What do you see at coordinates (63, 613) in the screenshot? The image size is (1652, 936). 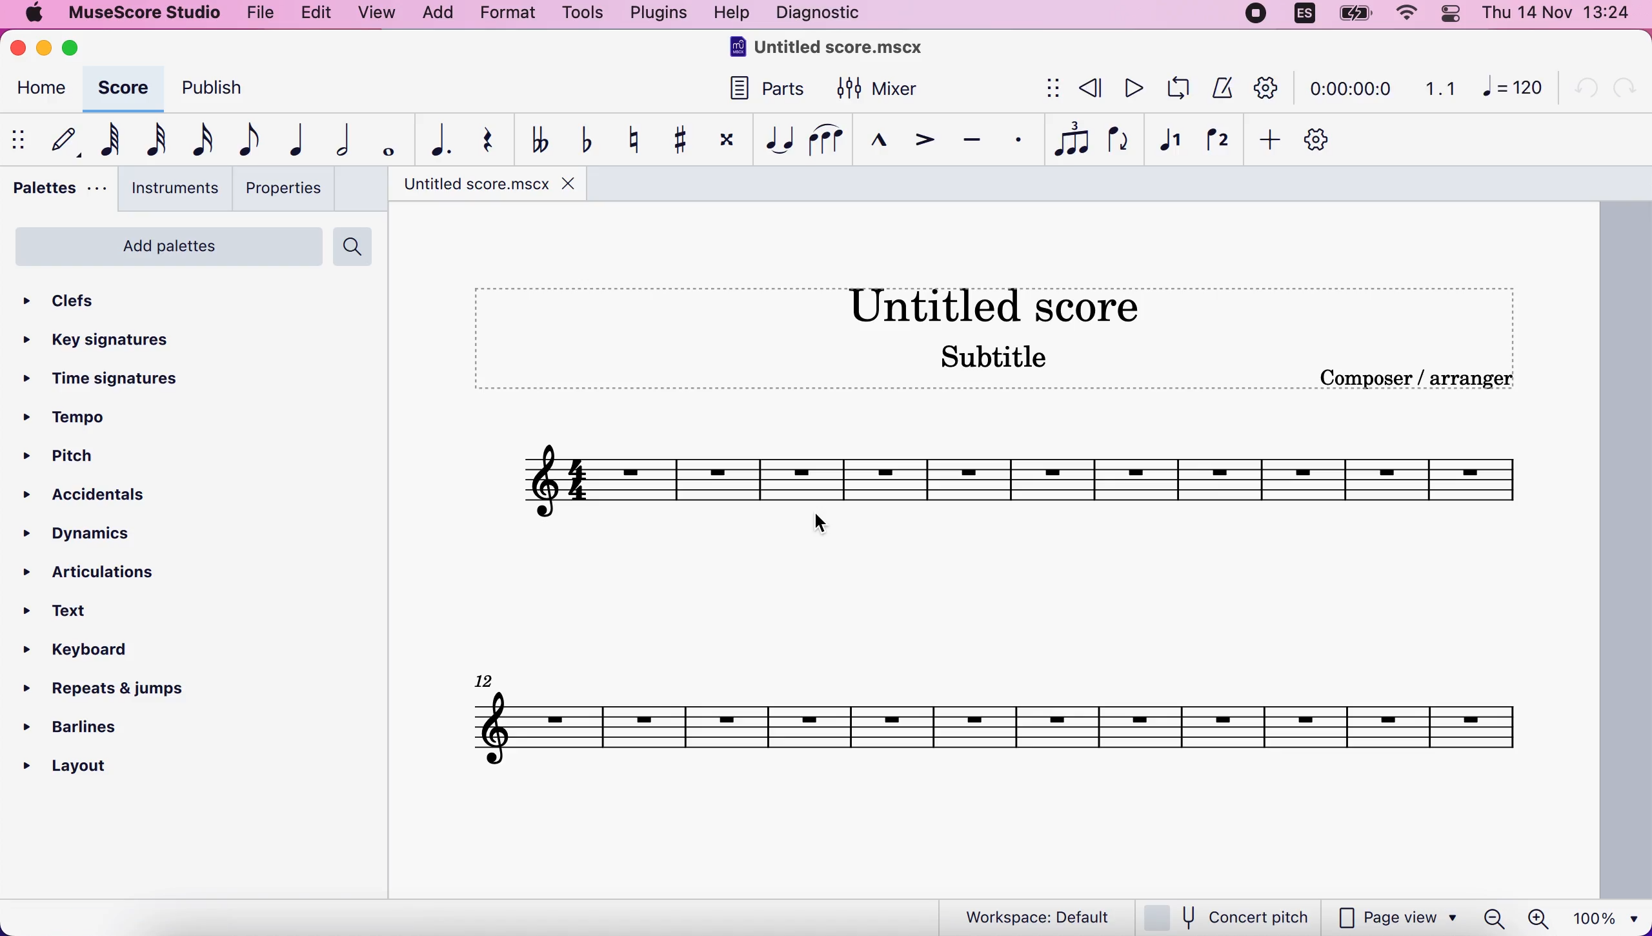 I see `text` at bounding box center [63, 613].